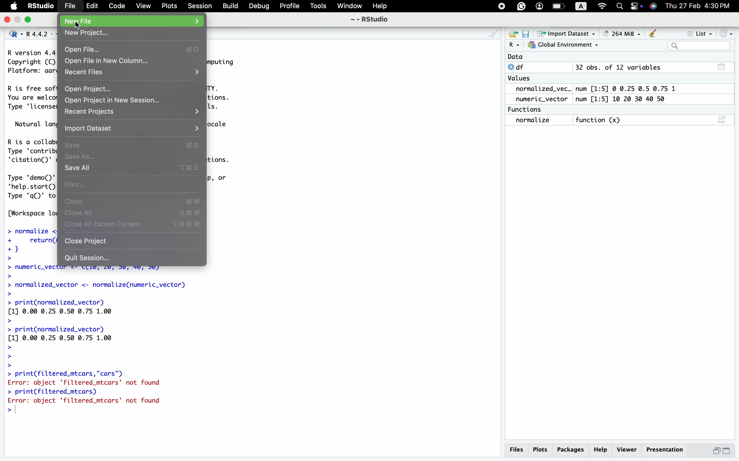  I want to click on help, so click(601, 450).